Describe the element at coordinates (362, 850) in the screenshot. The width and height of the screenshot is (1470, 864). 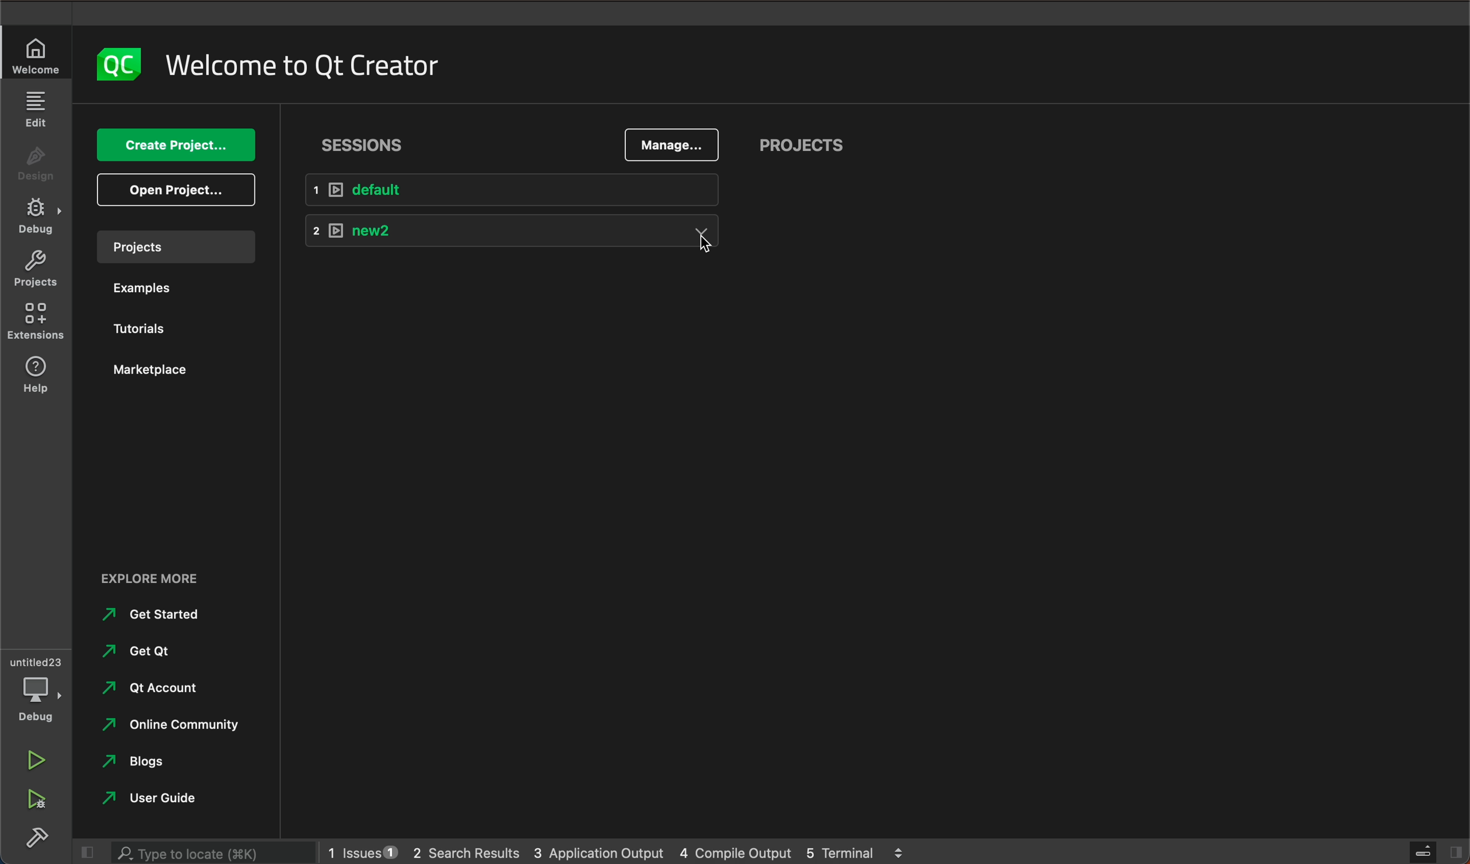
I see `issues` at that location.